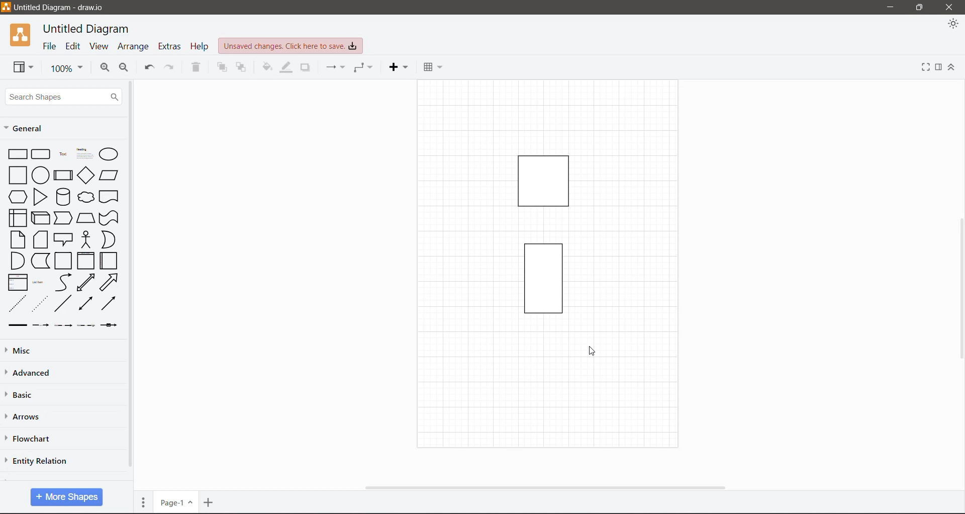  I want to click on To Front, so click(222, 67).